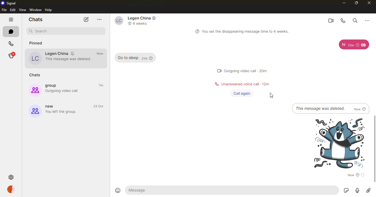 The width and height of the screenshot is (376, 197). Describe the element at coordinates (98, 106) in the screenshot. I see `23 oct` at that location.